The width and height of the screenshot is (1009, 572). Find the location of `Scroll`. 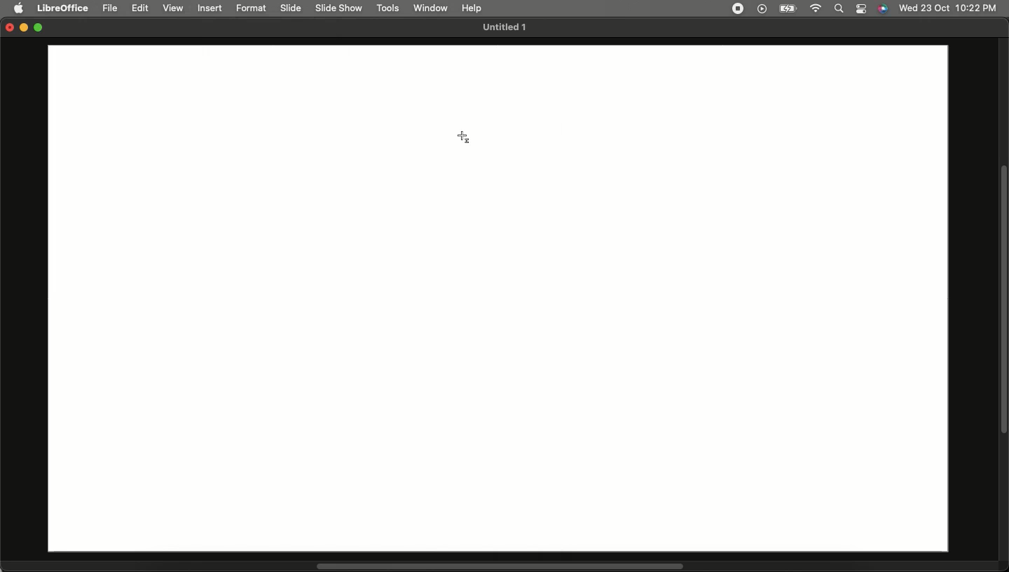

Scroll is located at coordinates (500, 566).